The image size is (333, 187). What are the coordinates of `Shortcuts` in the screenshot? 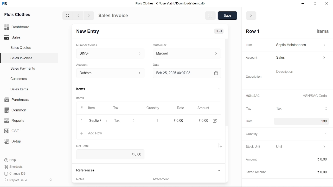 It's located at (14, 167).